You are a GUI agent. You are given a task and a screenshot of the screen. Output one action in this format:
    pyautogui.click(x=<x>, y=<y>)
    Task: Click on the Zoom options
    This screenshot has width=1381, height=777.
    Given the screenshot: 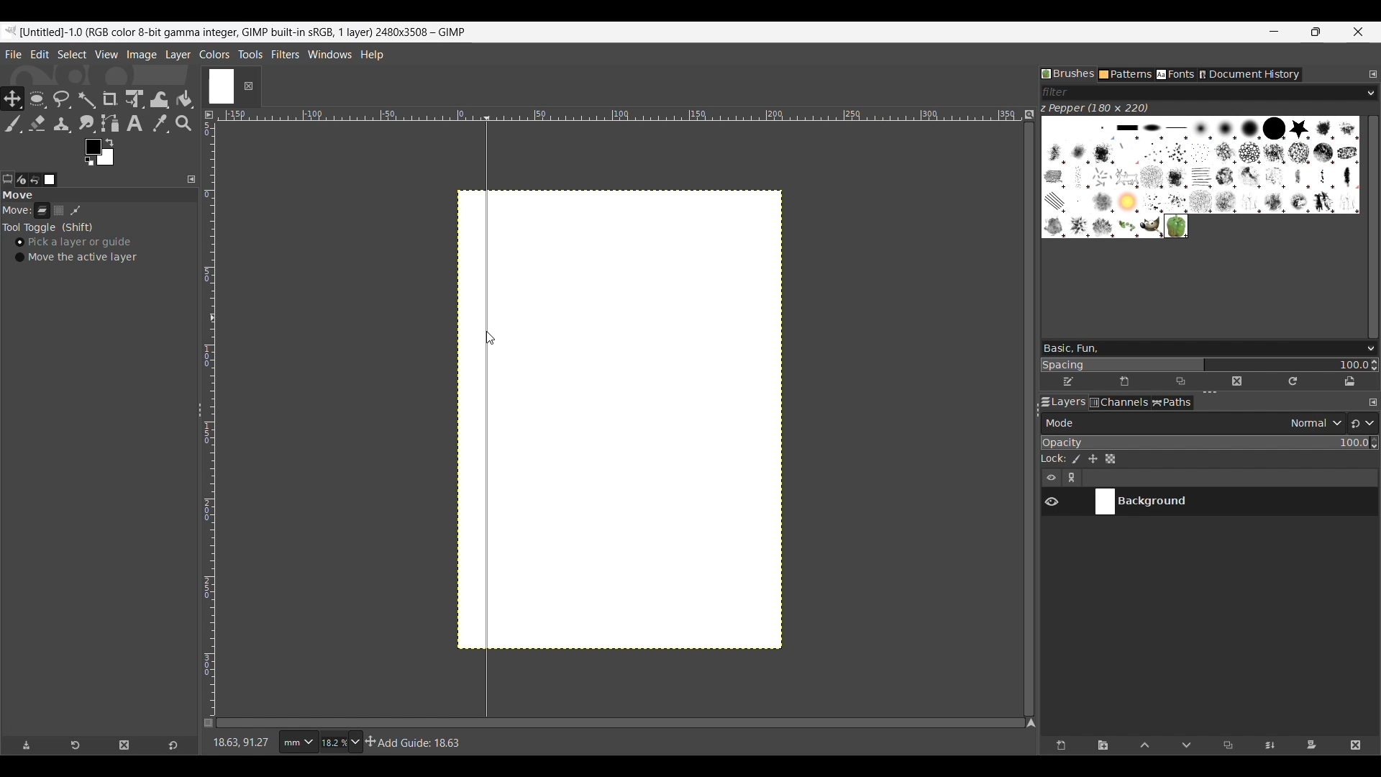 What is the action you would take?
    pyautogui.click(x=357, y=742)
    